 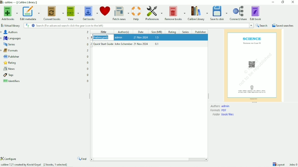 What do you see at coordinates (54, 13) in the screenshot?
I see `Convert books` at bounding box center [54, 13].